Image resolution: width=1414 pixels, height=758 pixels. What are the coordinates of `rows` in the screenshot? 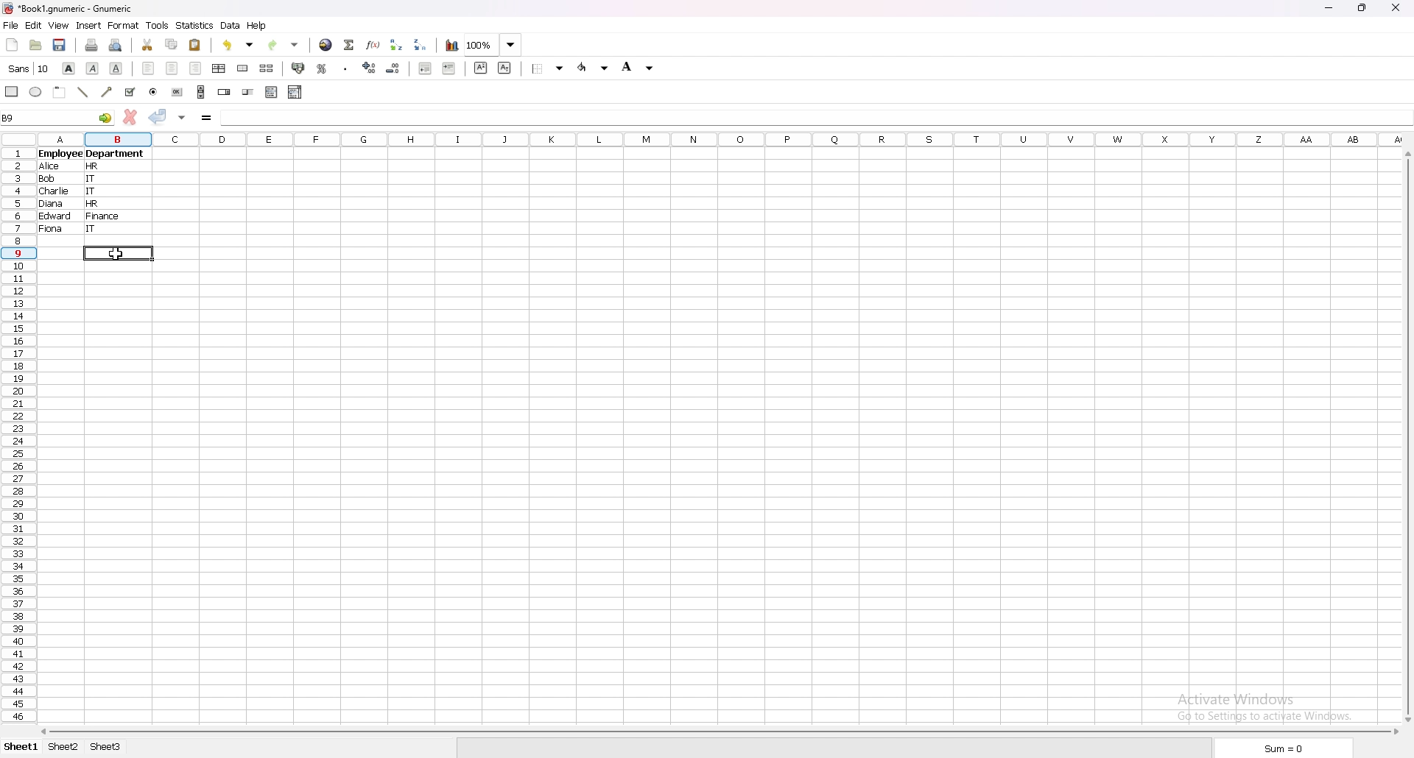 It's located at (18, 433).